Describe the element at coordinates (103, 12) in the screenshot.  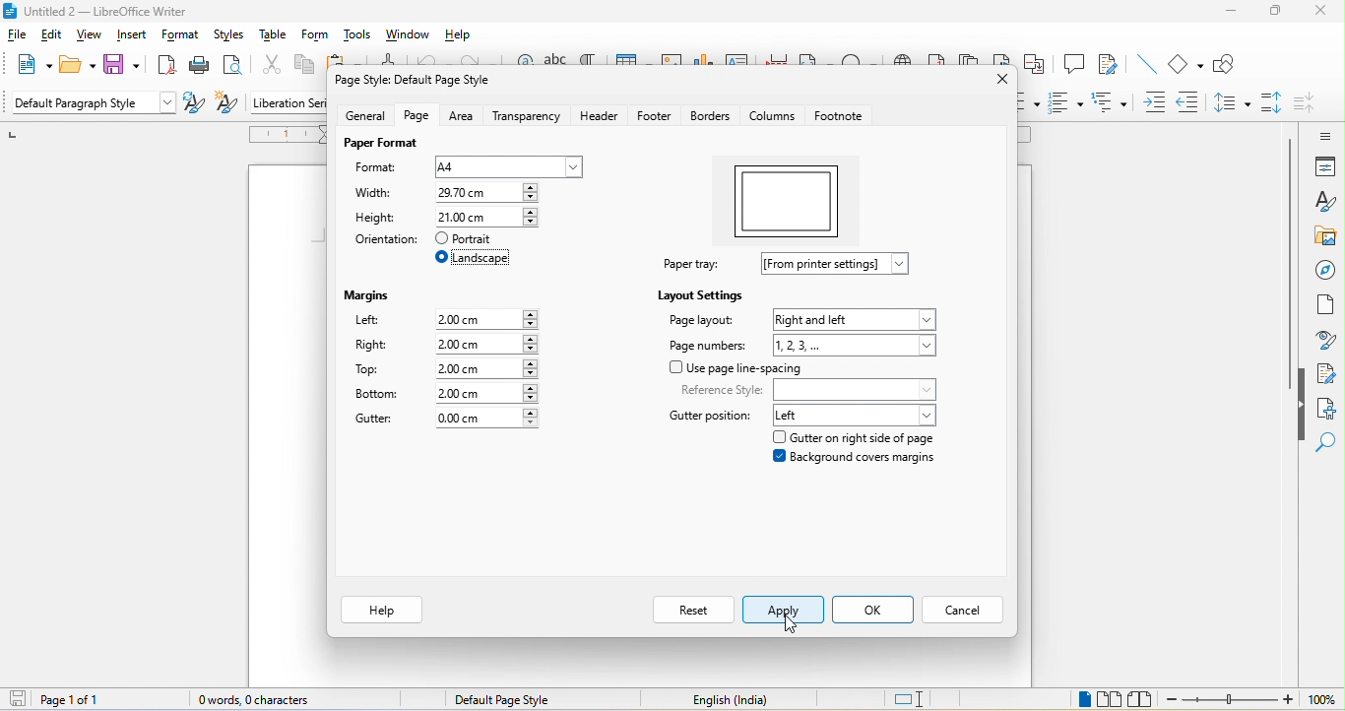
I see `title` at that location.